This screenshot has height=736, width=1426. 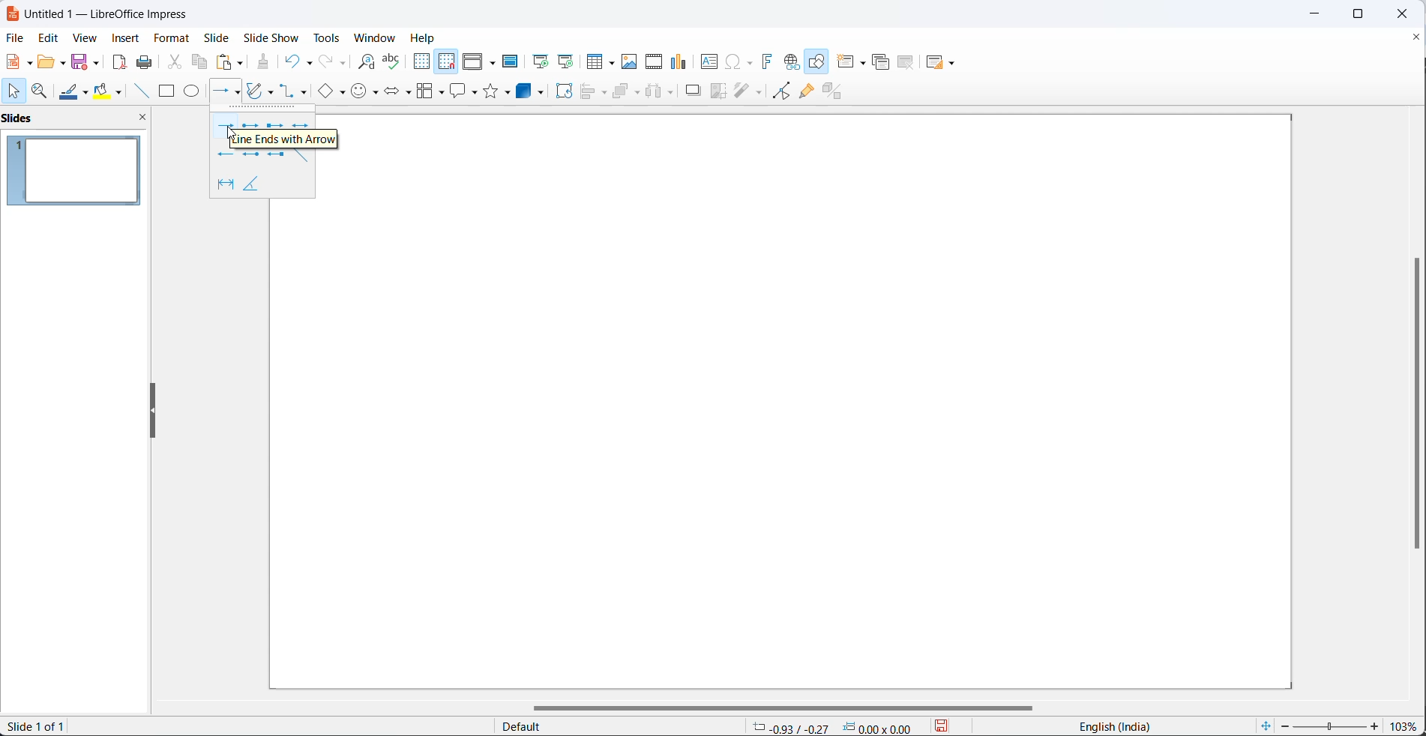 I want to click on start from current slide, so click(x=565, y=61).